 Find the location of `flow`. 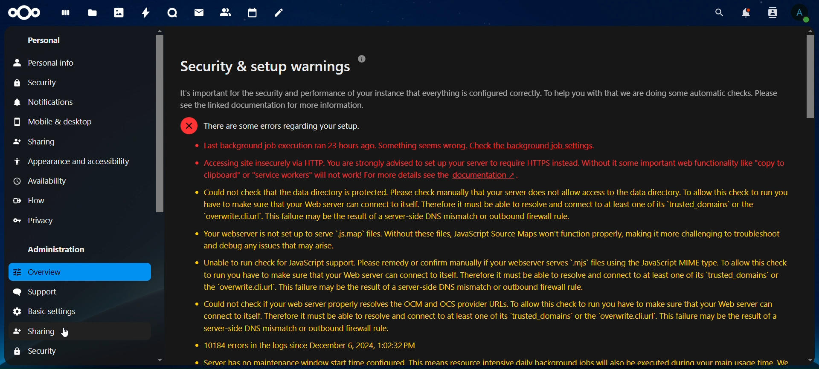

flow is located at coordinates (29, 200).